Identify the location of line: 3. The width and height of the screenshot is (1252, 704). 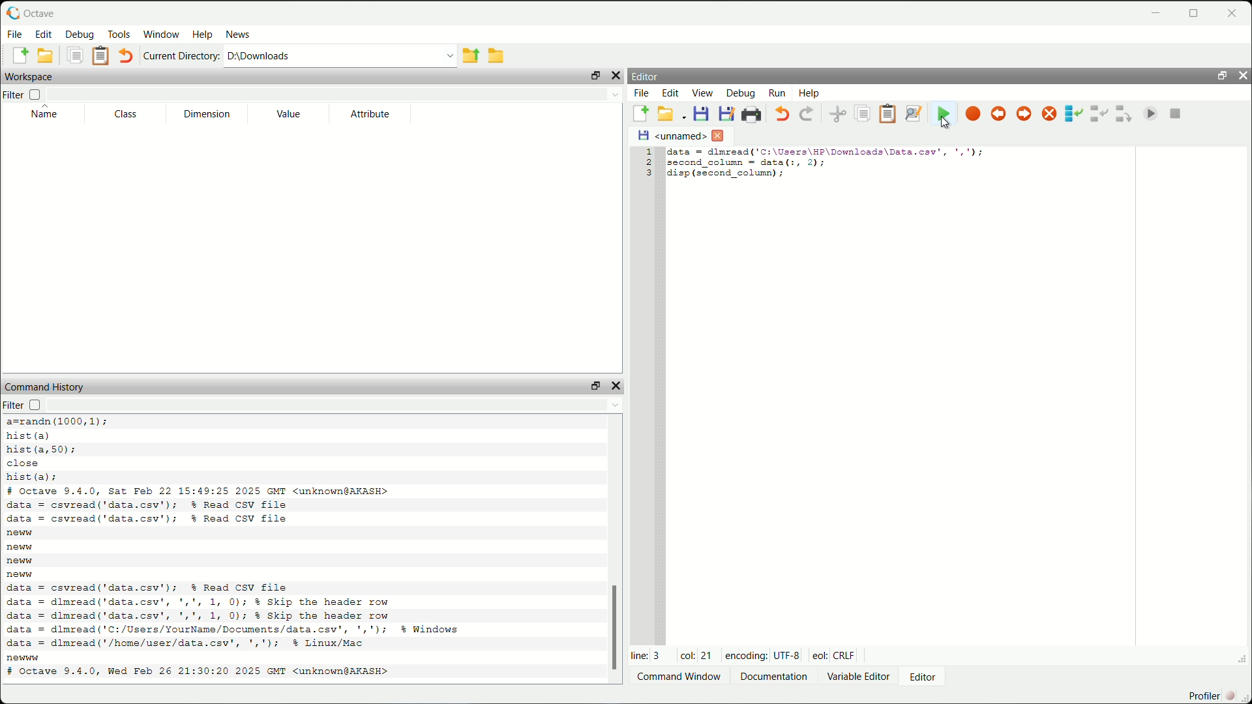
(643, 654).